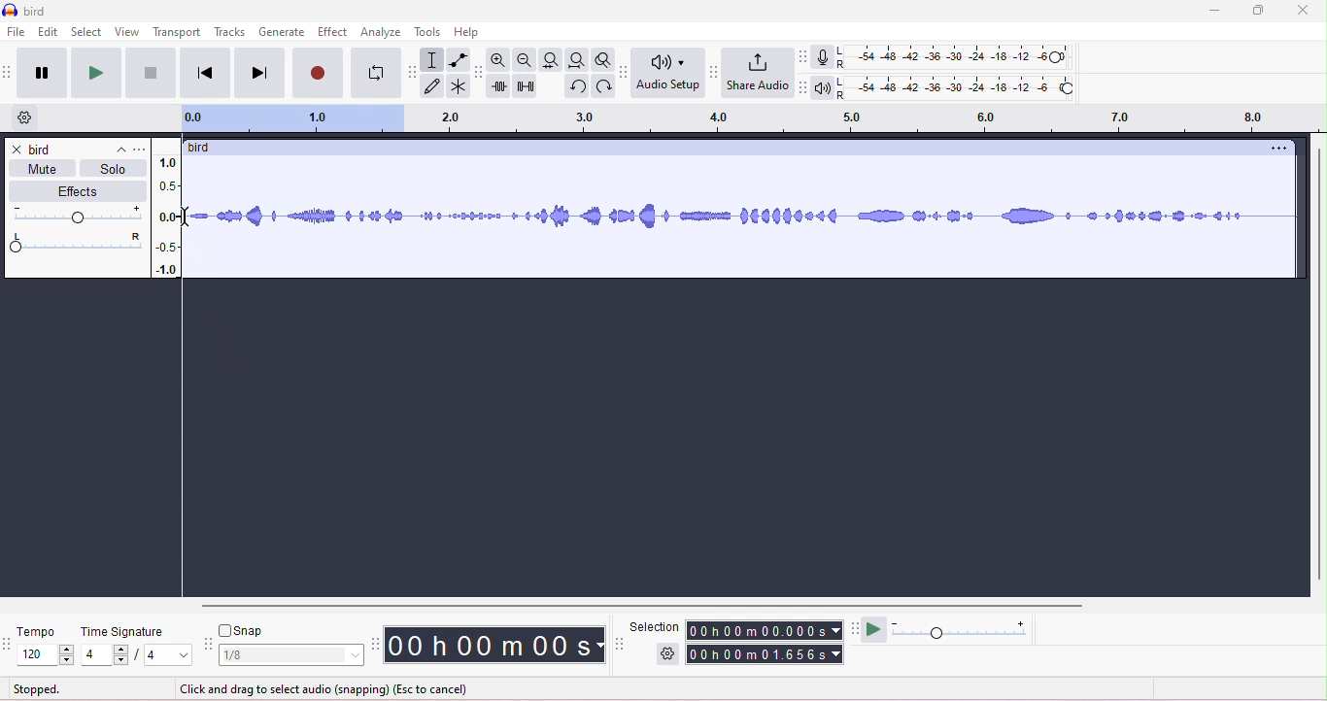 This screenshot has width=1327, height=701. What do you see at coordinates (208, 644) in the screenshot?
I see `snap tool bar` at bounding box center [208, 644].